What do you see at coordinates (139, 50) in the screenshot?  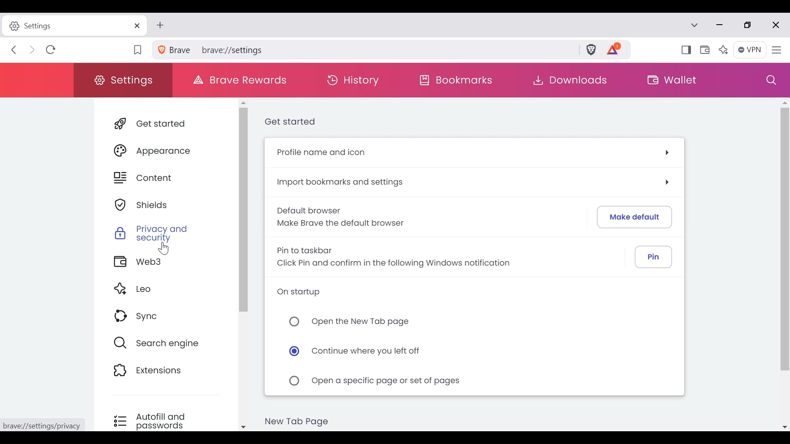 I see `Bookmark this Tab` at bounding box center [139, 50].